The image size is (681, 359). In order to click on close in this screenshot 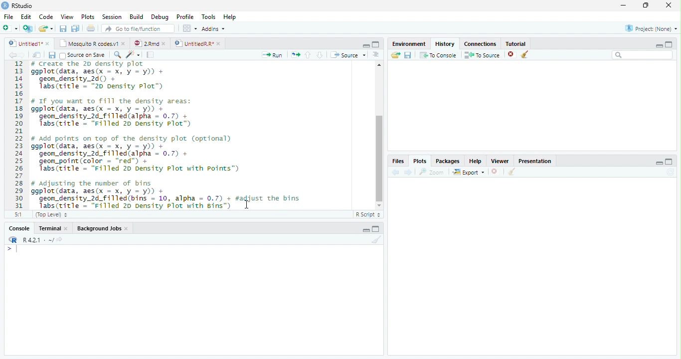, I will do `click(219, 43)`.